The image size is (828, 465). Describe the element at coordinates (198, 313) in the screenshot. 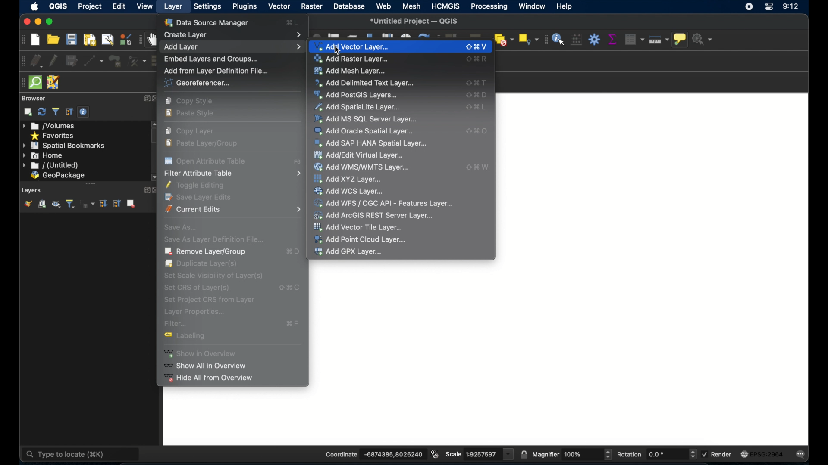

I see `Layer properties...` at that location.